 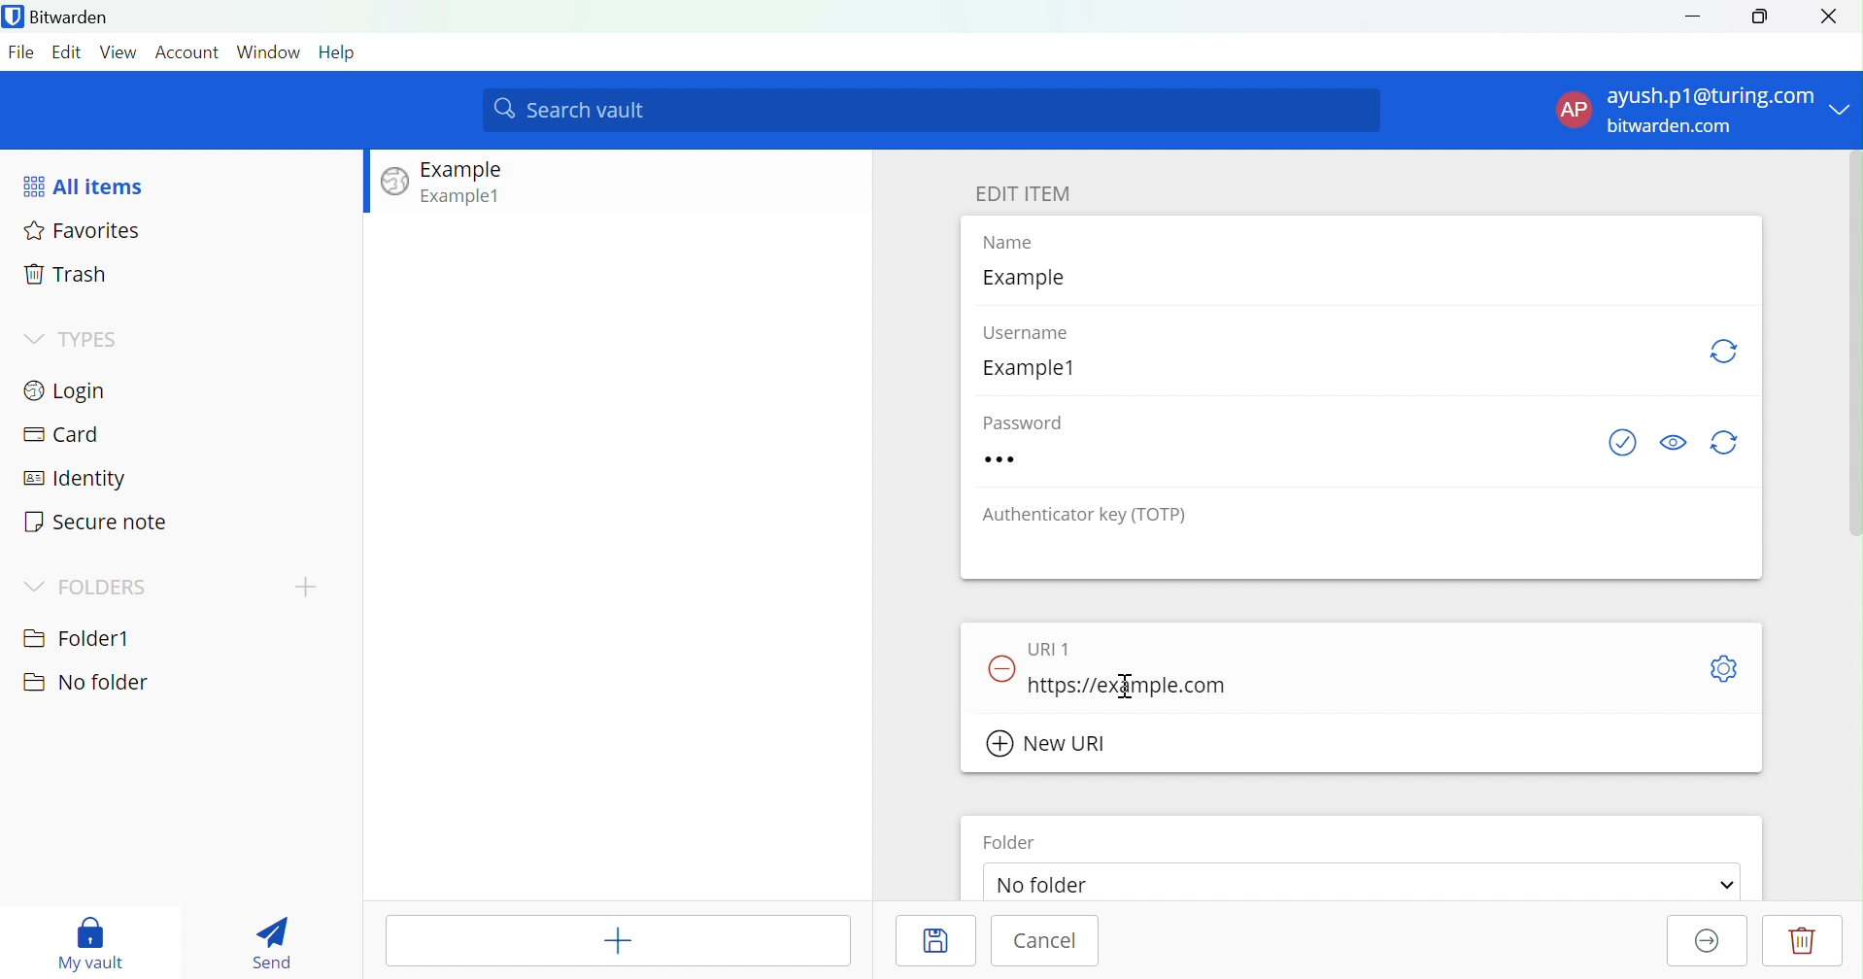 I want to click on FOLDERS, so click(x=103, y=589).